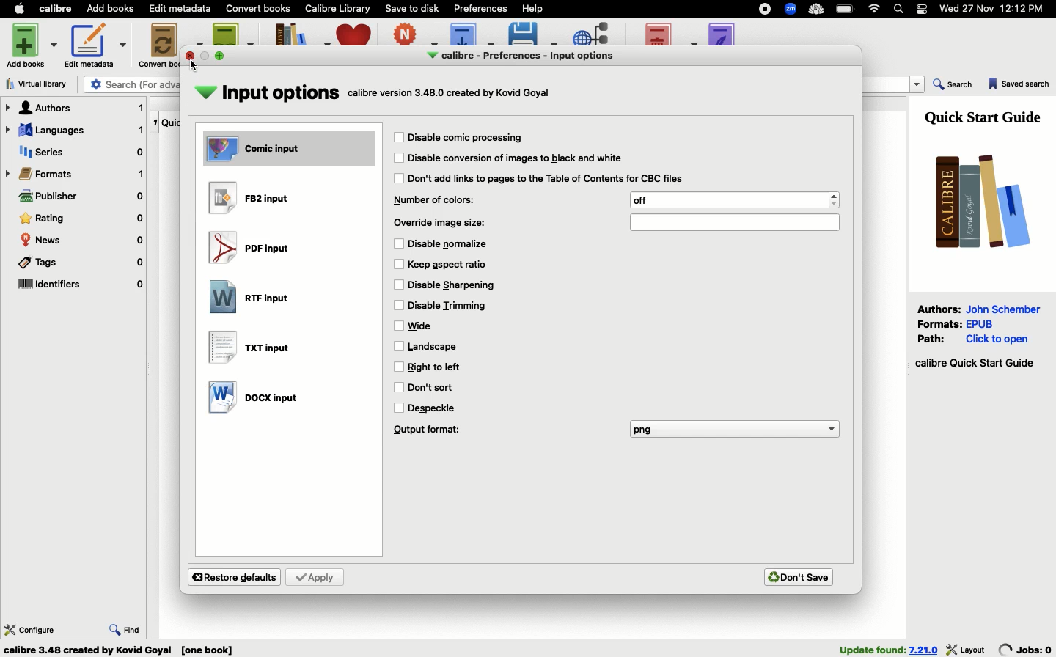 The width and height of the screenshot is (1056, 657). Describe the element at coordinates (399, 264) in the screenshot. I see `Checkbox` at that location.